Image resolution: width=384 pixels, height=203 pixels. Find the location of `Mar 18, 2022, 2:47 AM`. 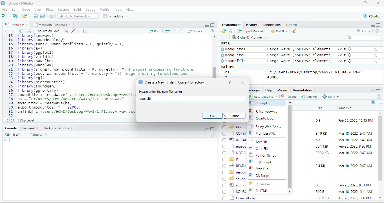

Mar 18, 2022, 2:47 AM is located at coordinates (355, 165).